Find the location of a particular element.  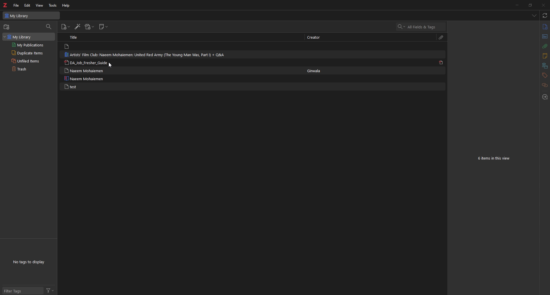

note is located at coordinates (92, 70).